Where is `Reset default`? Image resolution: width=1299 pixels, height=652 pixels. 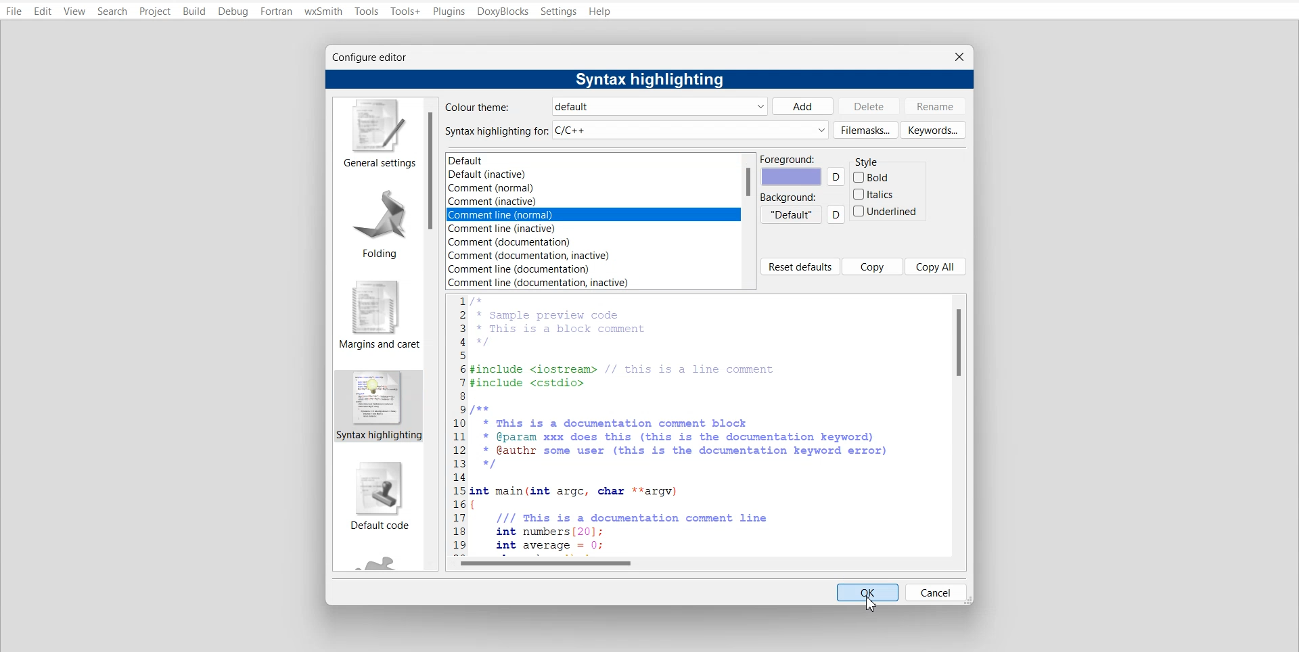
Reset default is located at coordinates (800, 266).